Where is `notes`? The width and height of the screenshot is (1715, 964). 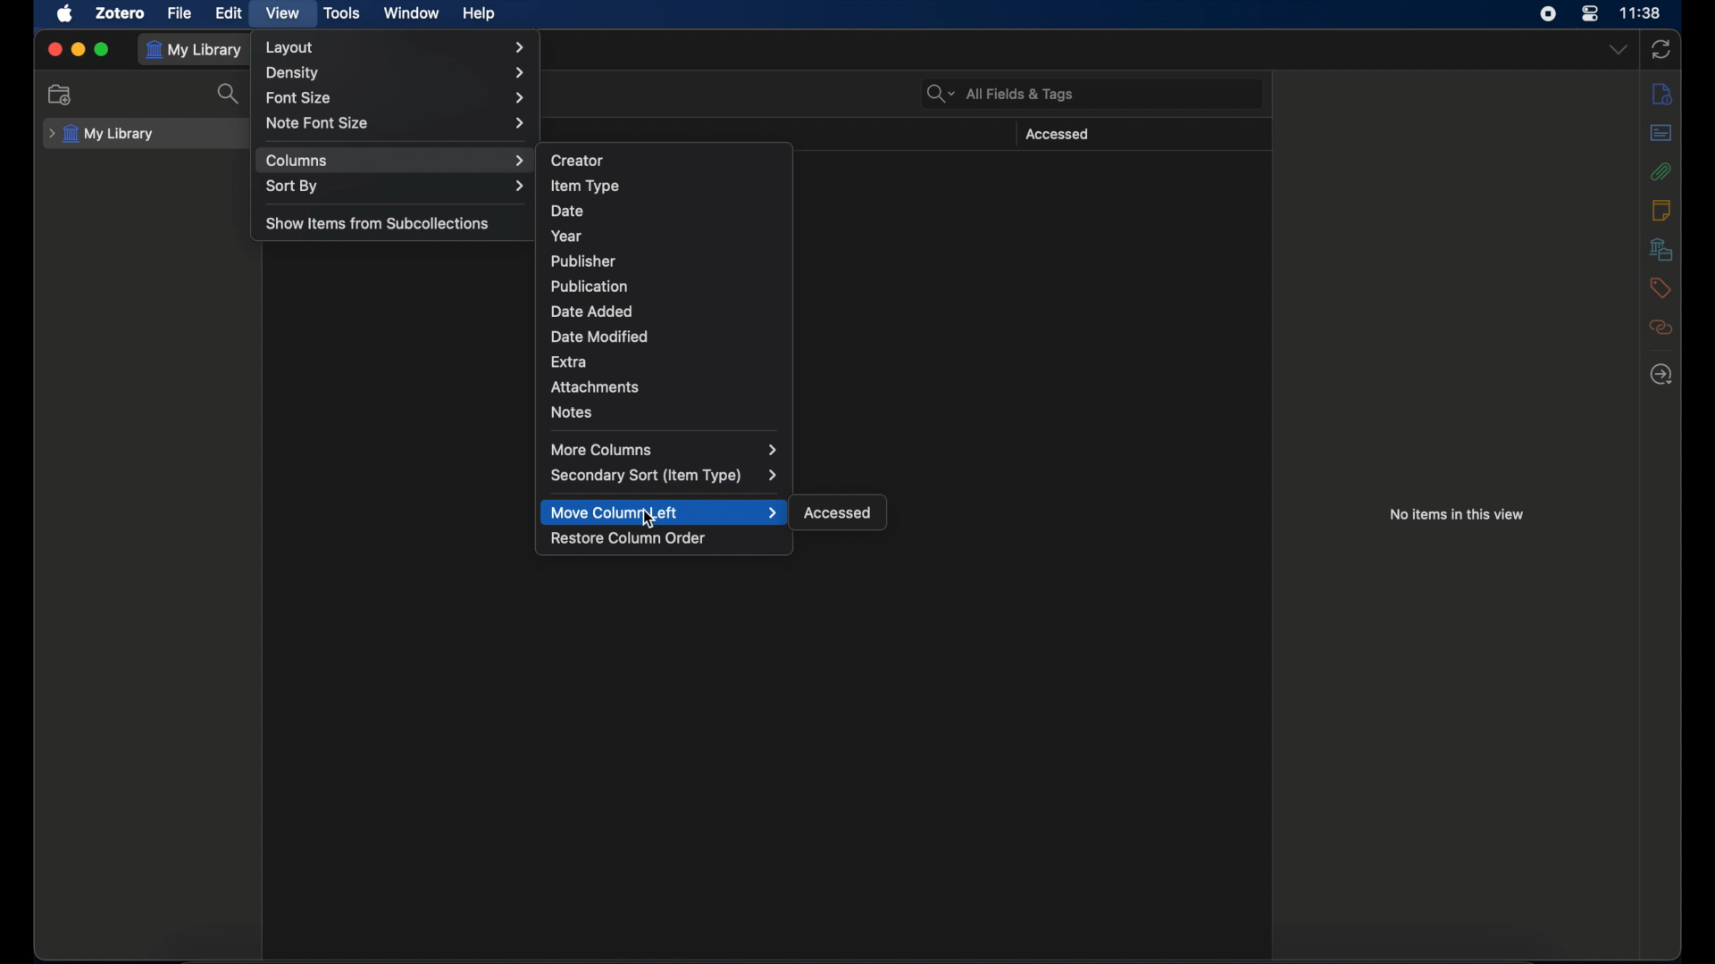
notes is located at coordinates (1663, 210).